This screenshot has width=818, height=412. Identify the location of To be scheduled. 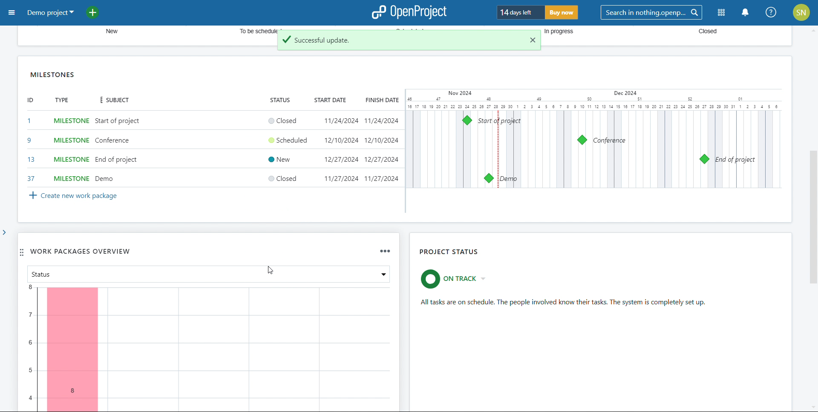
(257, 29).